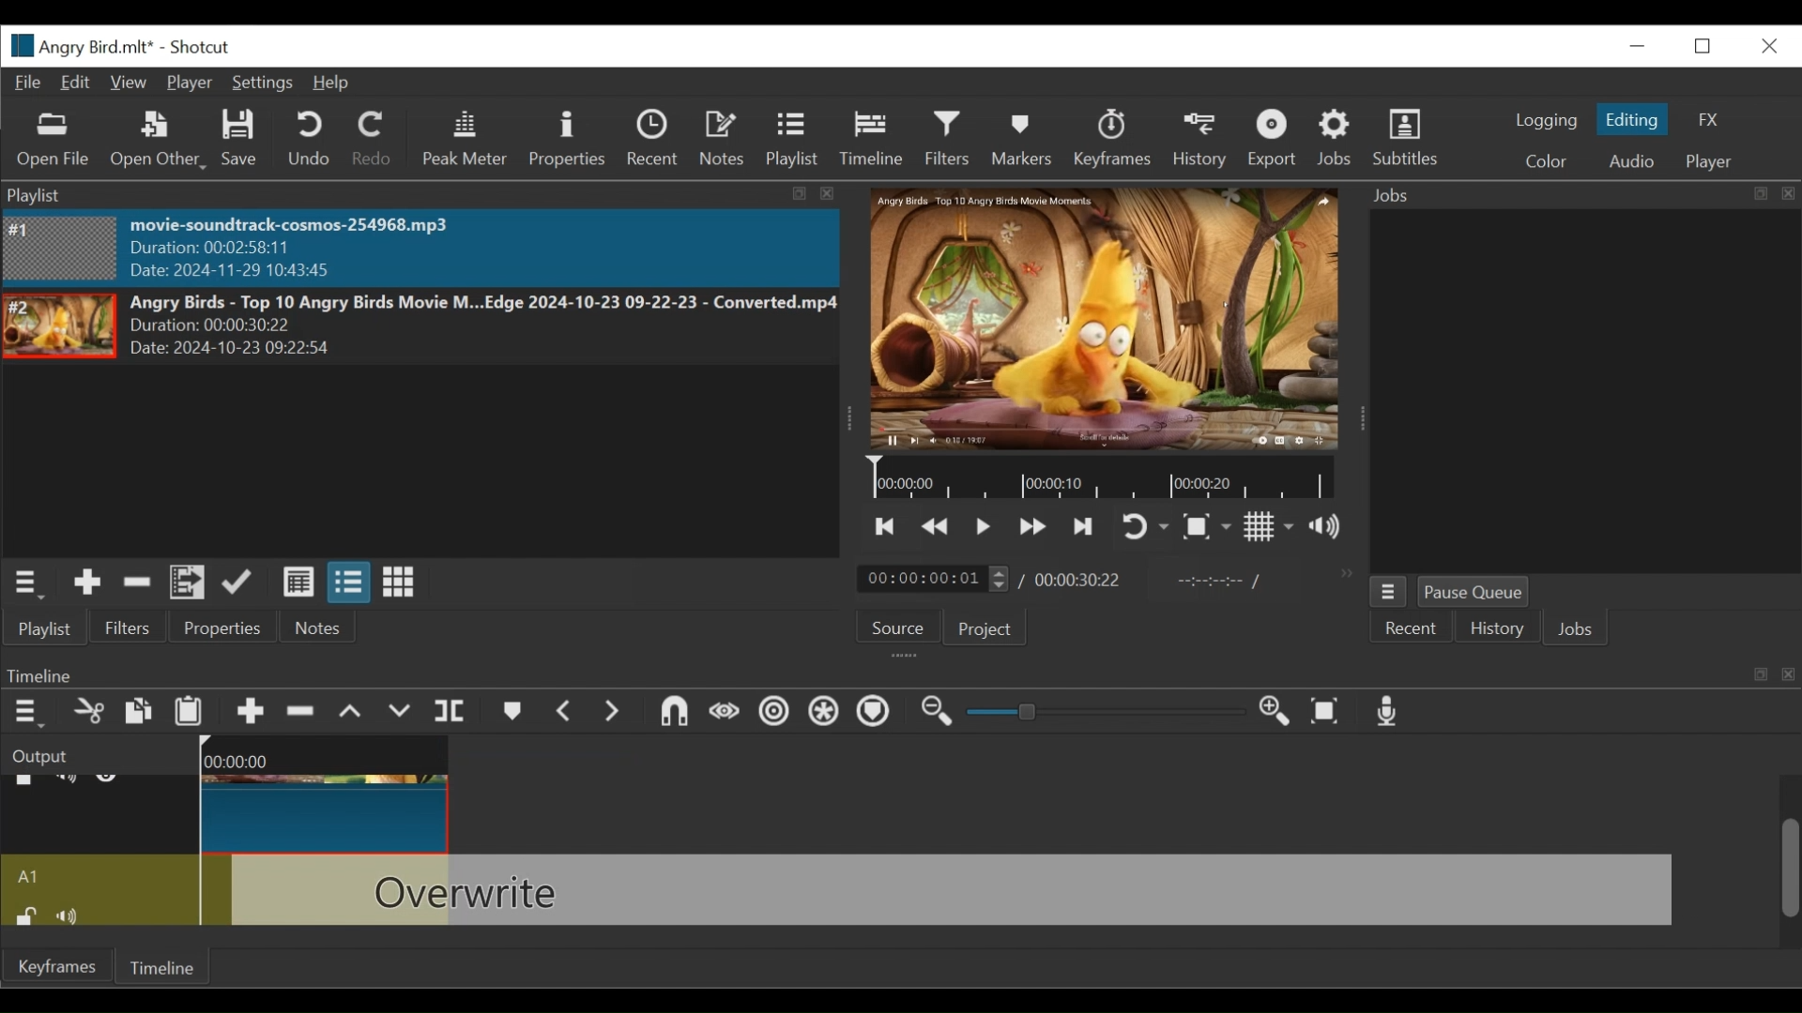  I want to click on Zoom timeline to fit, so click(1328, 711).